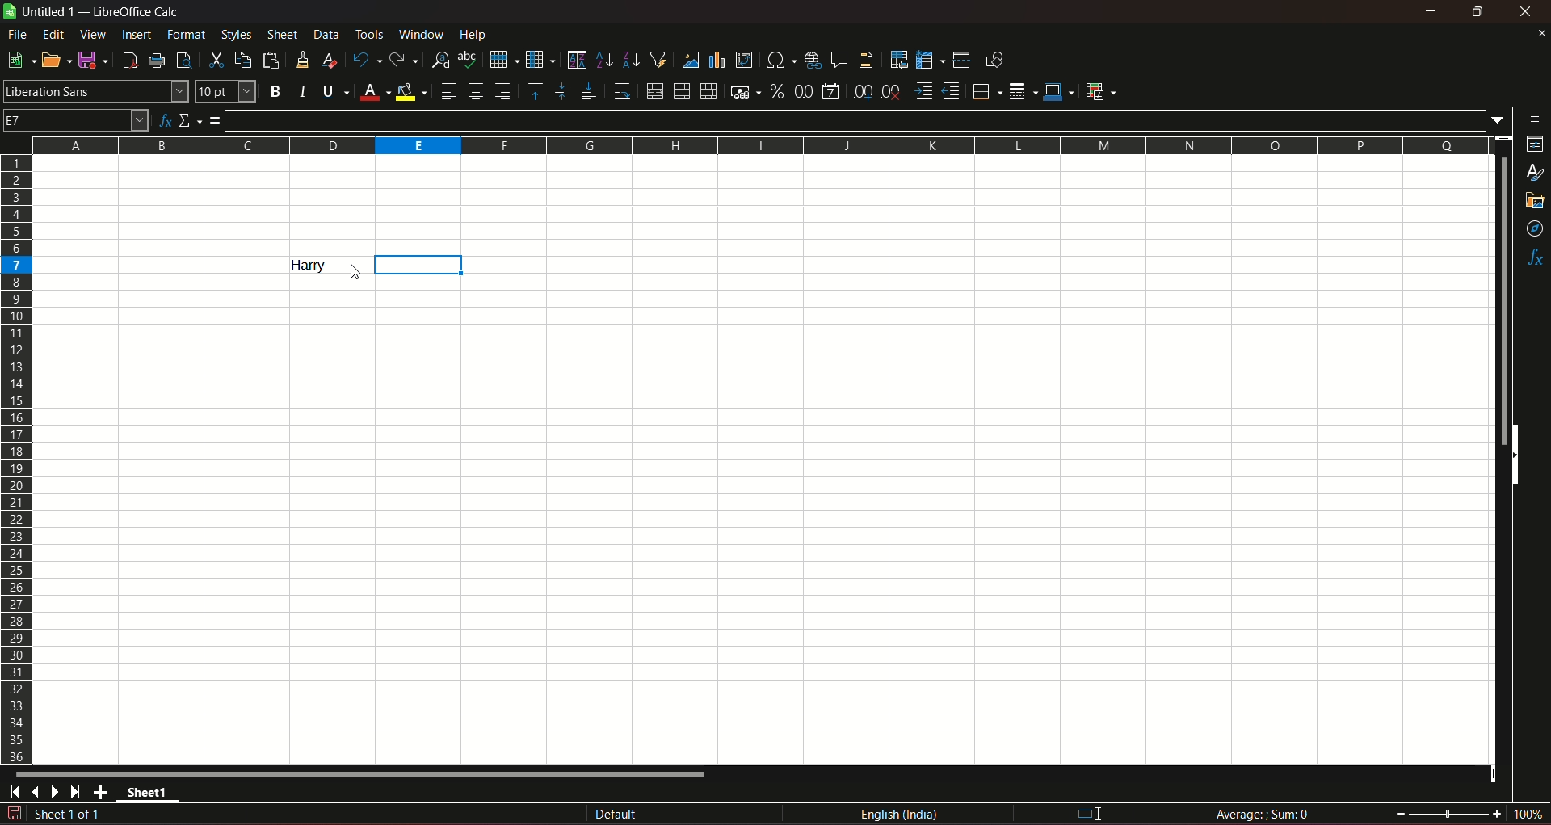 The width and height of the screenshot is (1551, 825). What do you see at coordinates (658, 58) in the screenshot?
I see `auto filter` at bounding box center [658, 58].